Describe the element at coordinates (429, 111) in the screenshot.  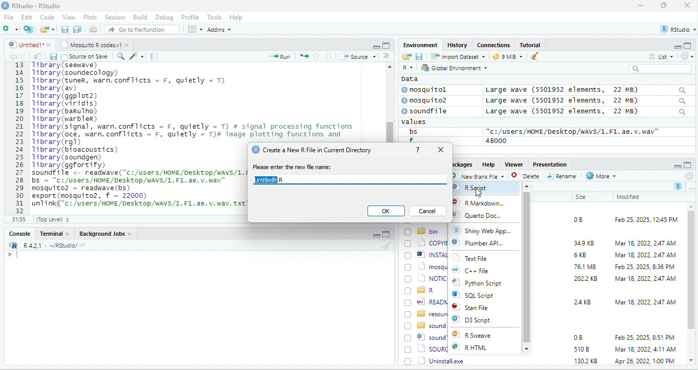
I see `© soundfile` at that location.